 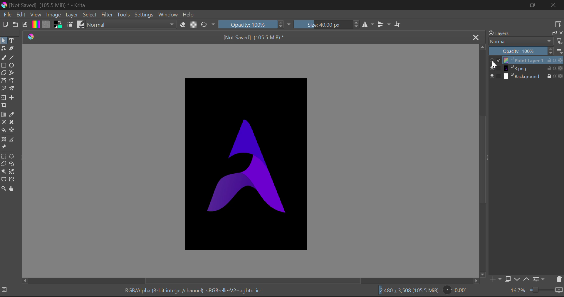 What do you see at coordinates (13, 180) in the screenshot?
I see `Magentic Selection Tool` at bounding box center [13, 180].